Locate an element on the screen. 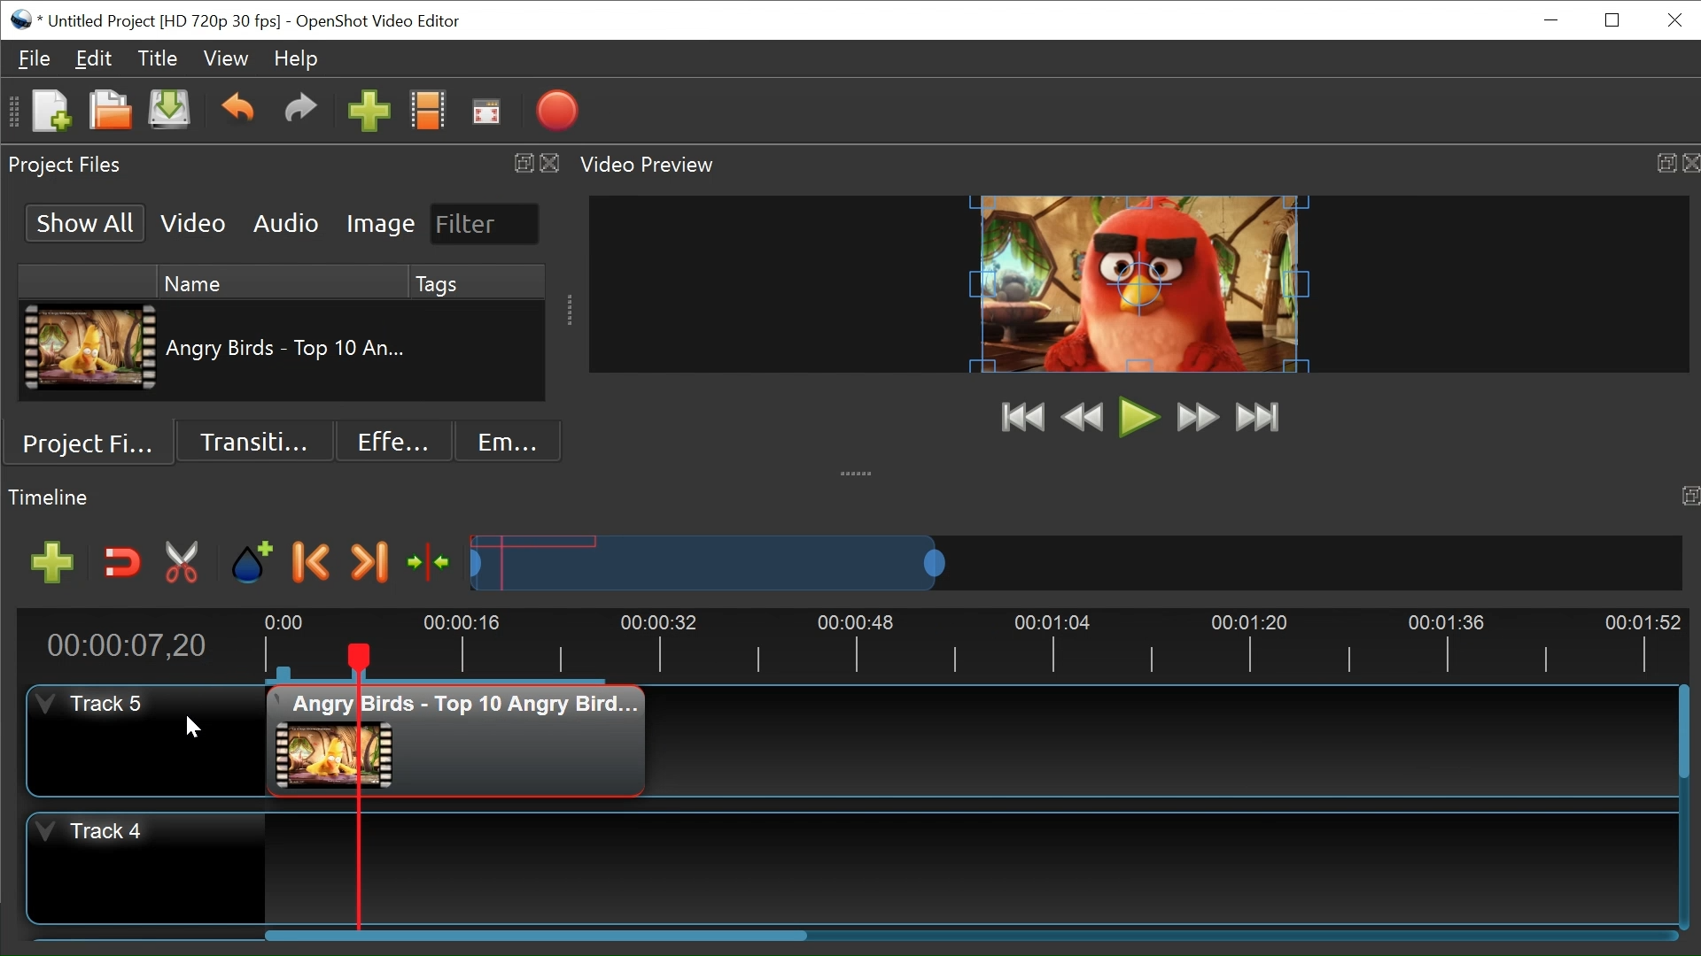  Jump to Start is located at coordinates (1022, 418).